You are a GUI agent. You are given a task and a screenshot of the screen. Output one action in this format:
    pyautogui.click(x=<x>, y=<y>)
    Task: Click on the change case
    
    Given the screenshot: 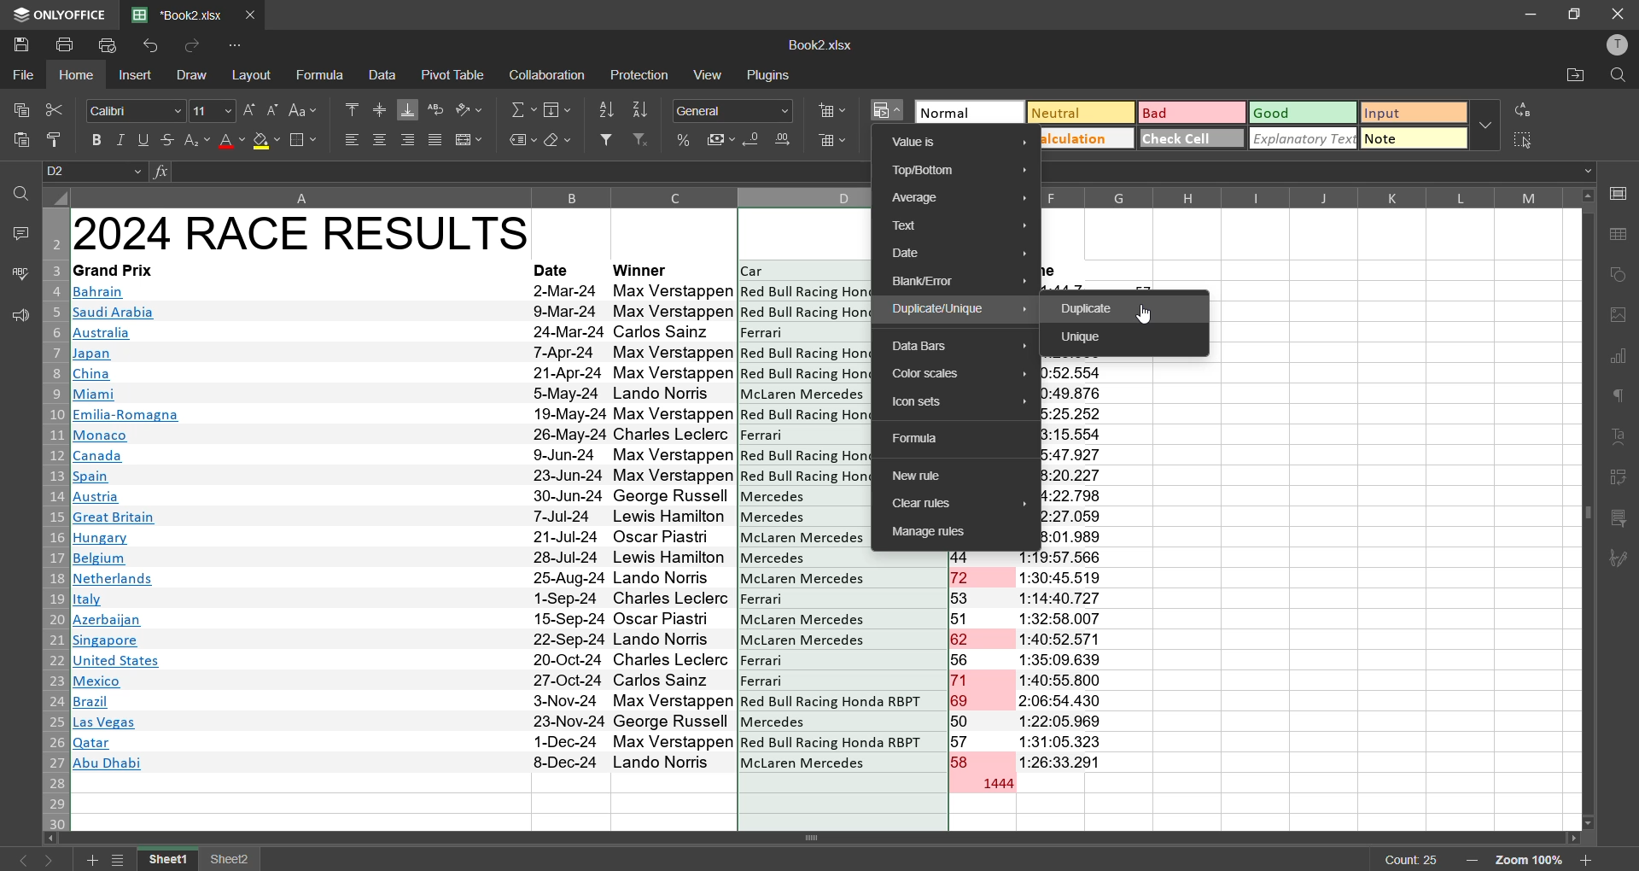 What is the action you would take?
    pyautogui.click(x=307, y=109)
    